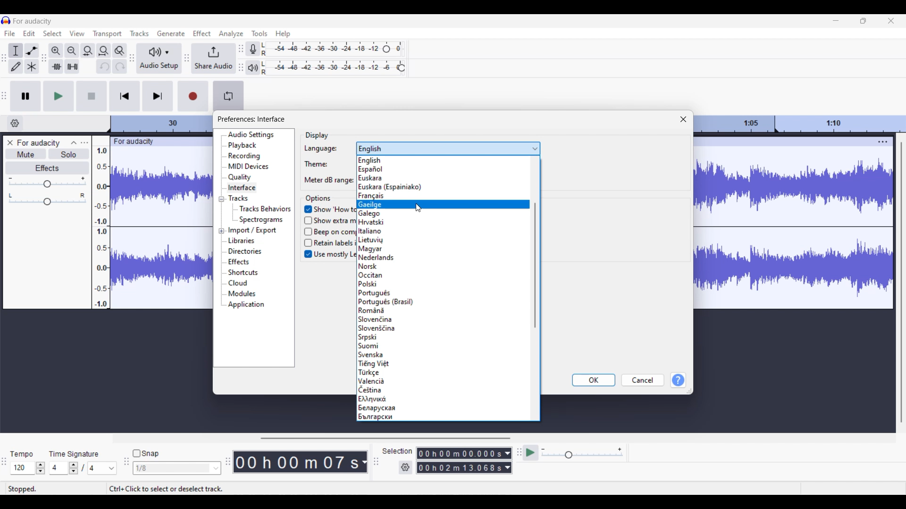 This screenshot has width=906, height=509. What do you see at coordinates (158, 96) in the screenshot?
I see `Skip/Select to end` at bounding box center [158, 96].